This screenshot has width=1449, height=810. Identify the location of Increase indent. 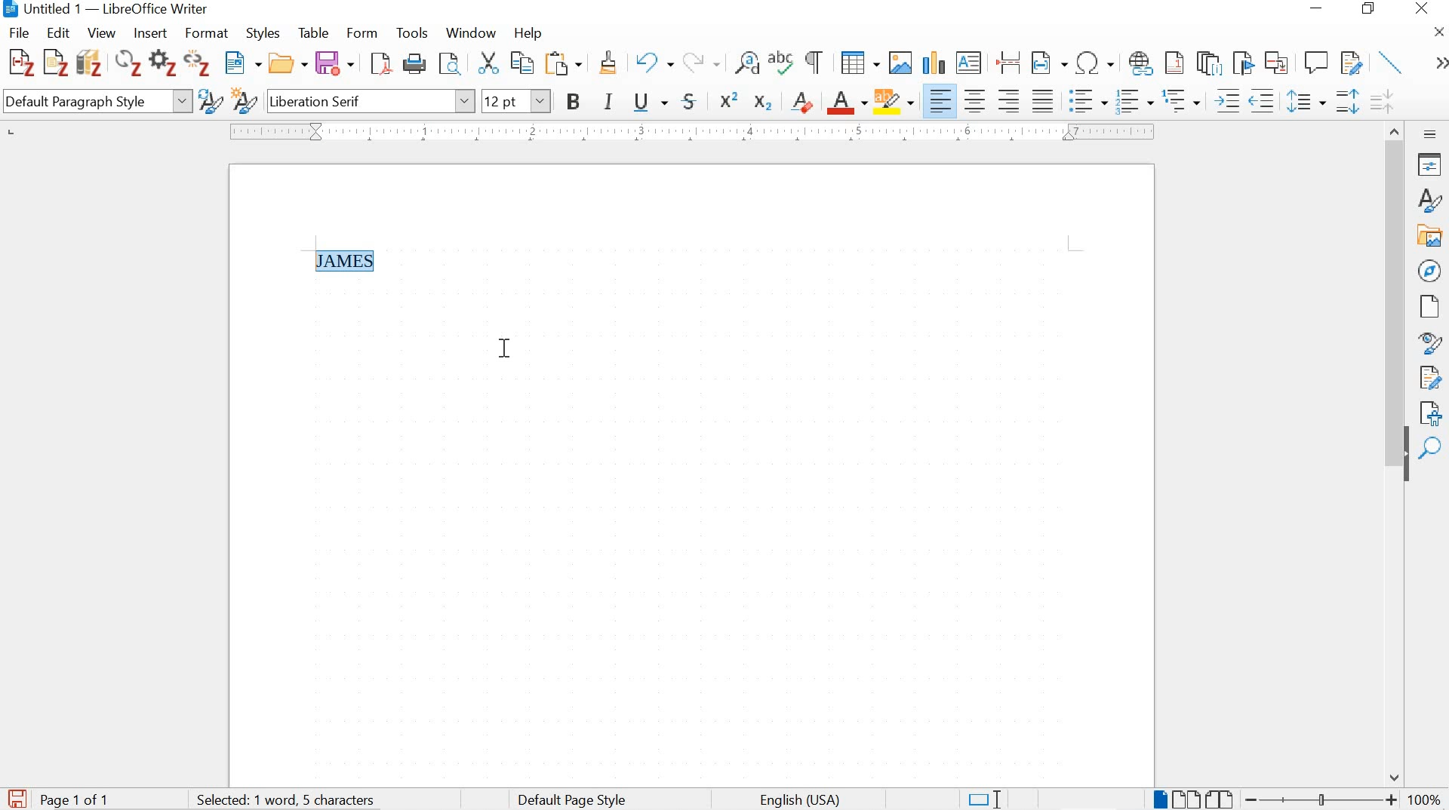
(1226, 100).